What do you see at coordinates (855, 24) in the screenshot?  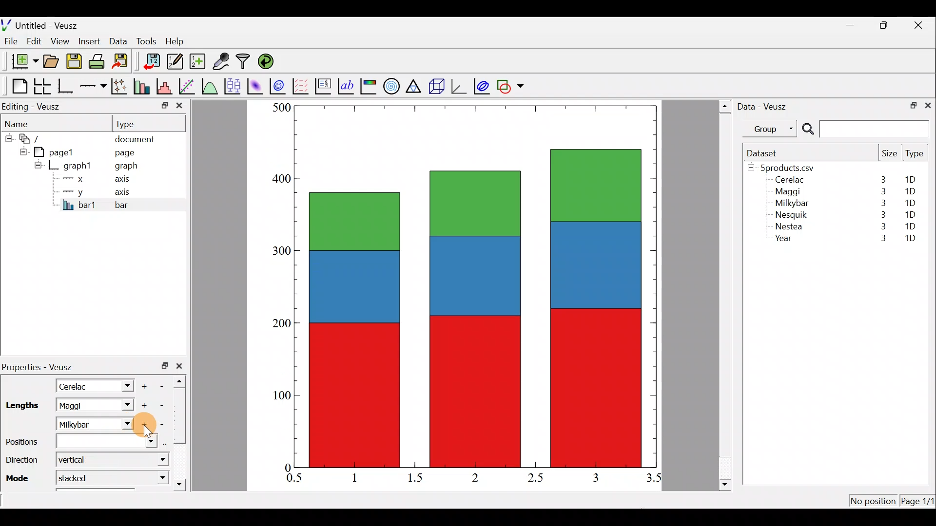 I see `minimize` at bounding box center [855, 24].